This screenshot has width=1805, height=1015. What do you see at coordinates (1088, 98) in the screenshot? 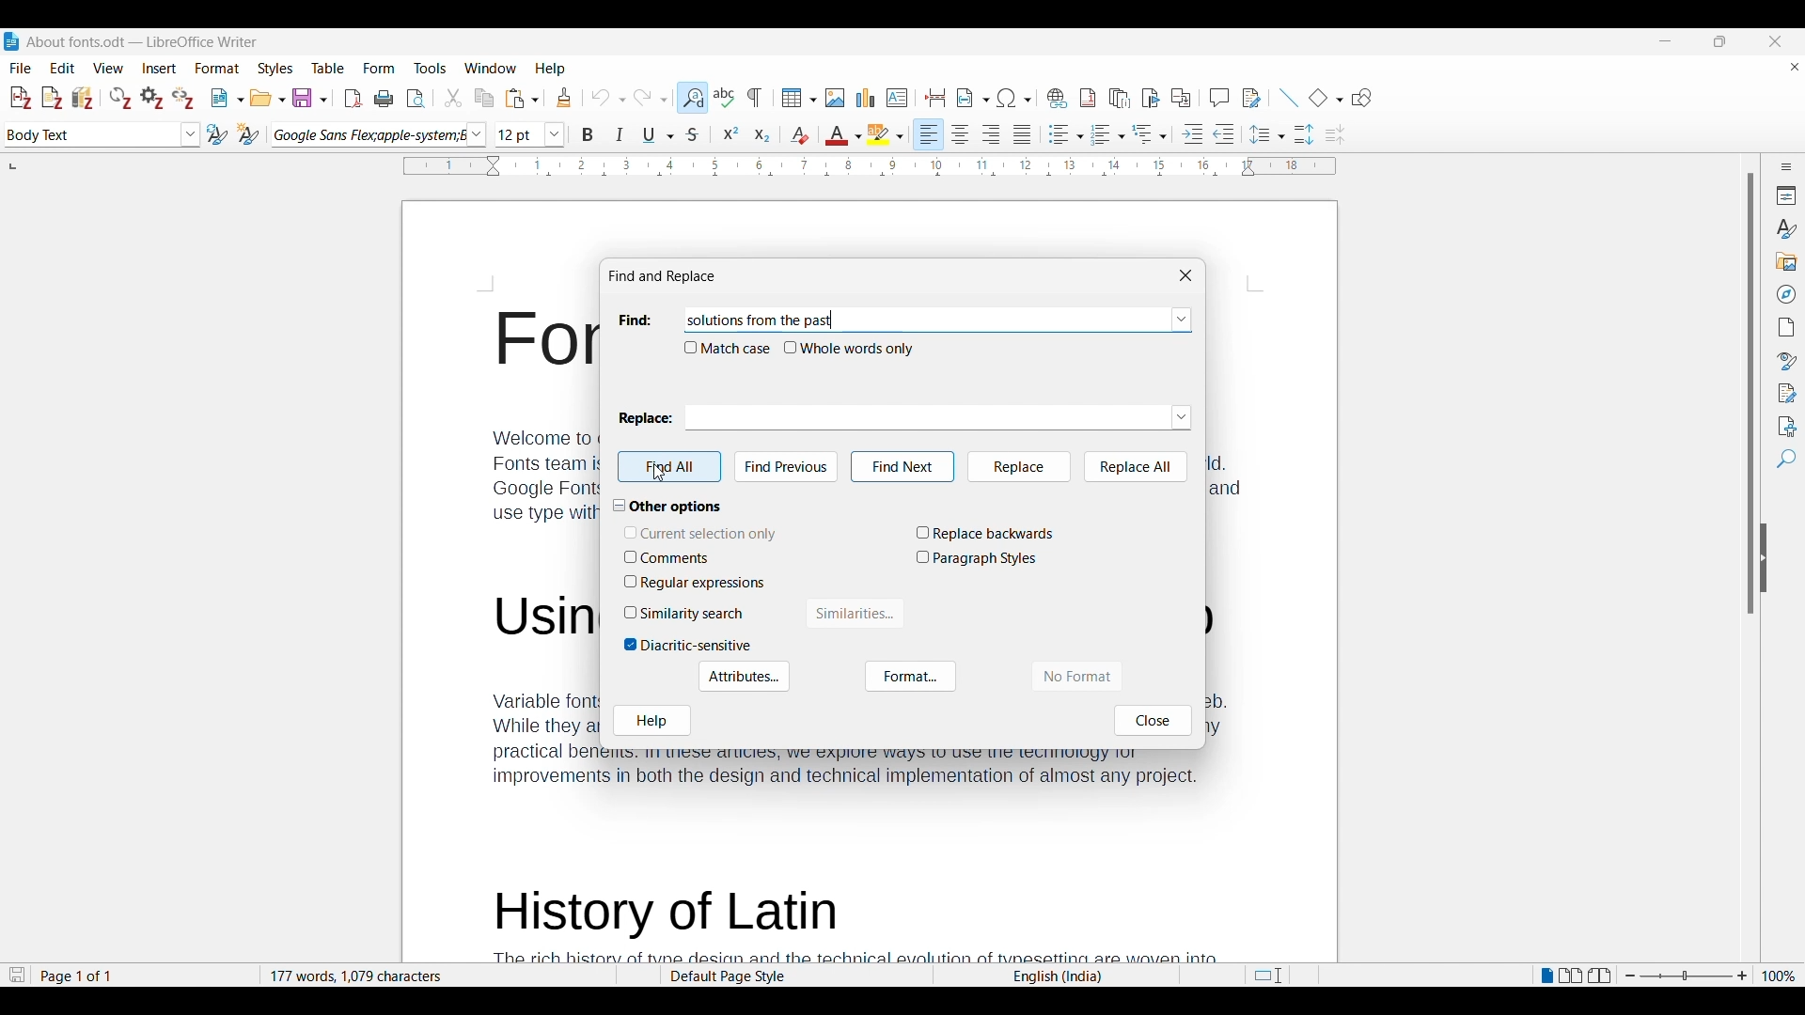
I see `Insert footnote` at bounding box center [1088, 98].